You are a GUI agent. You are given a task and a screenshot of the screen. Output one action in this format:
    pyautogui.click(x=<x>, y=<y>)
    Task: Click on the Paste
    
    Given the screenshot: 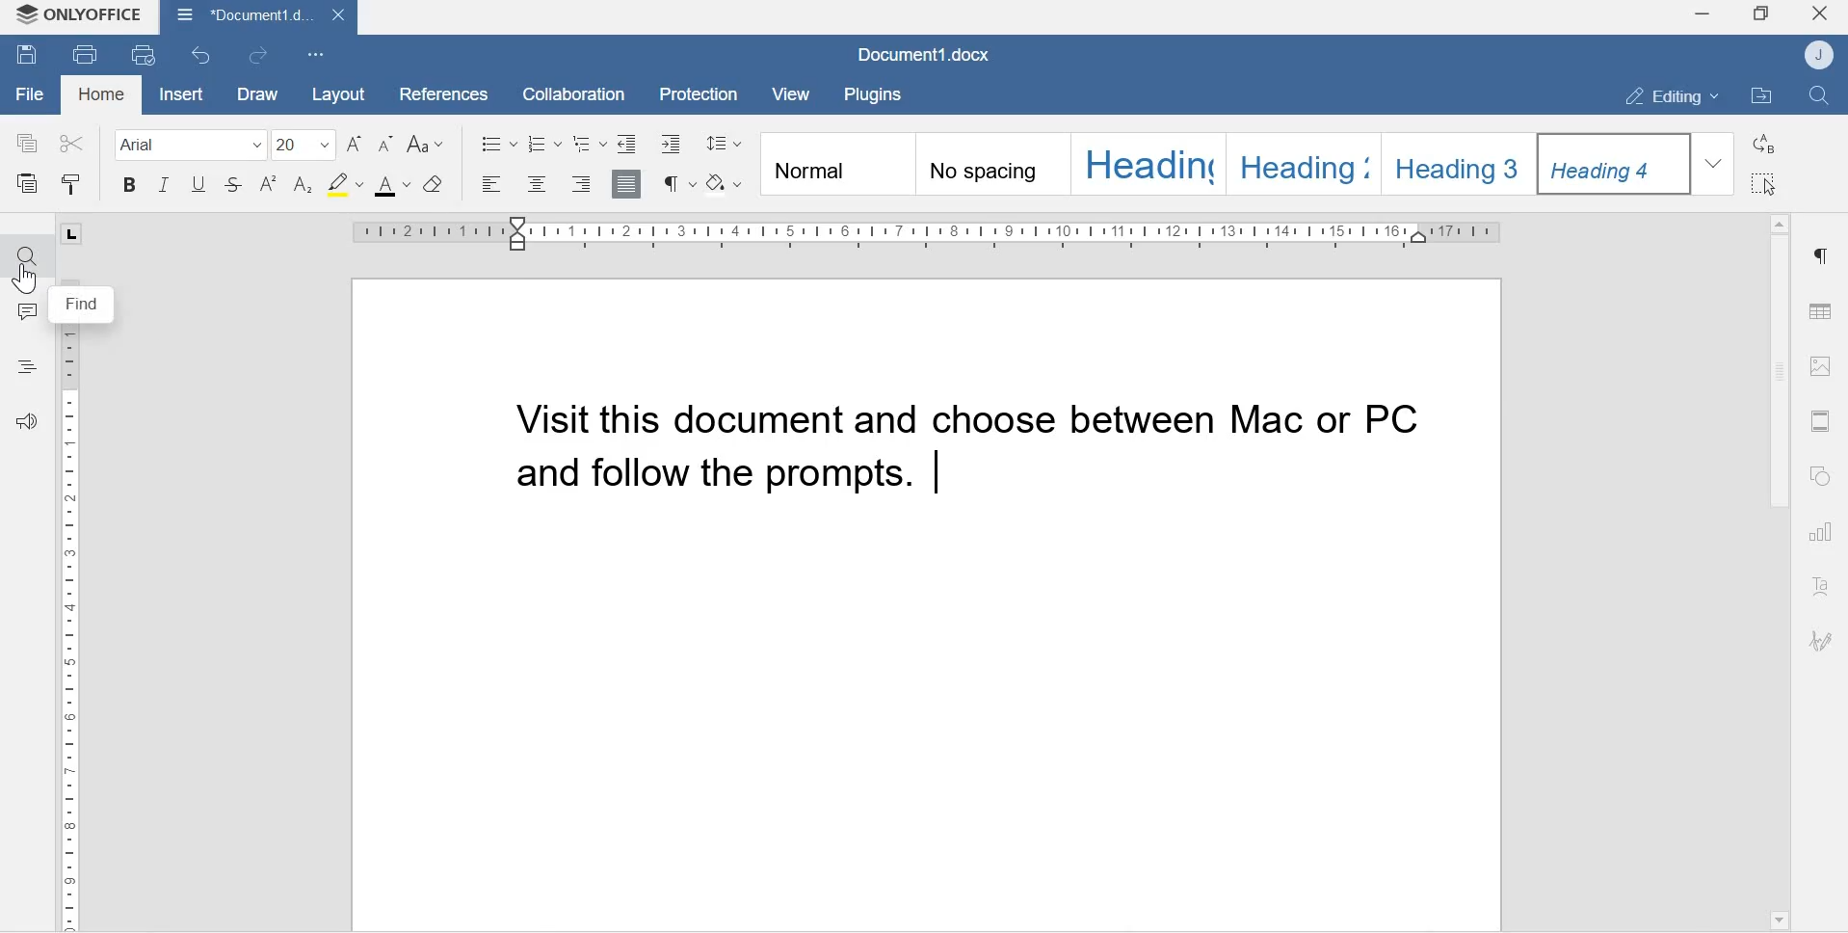 What is the action you would take?
    pyautogui.click(x=30, y=185)
    